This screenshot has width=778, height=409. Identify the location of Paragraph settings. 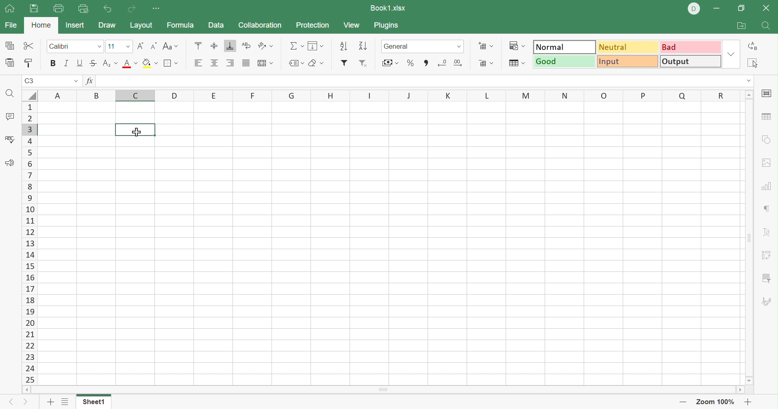
(767, 208).